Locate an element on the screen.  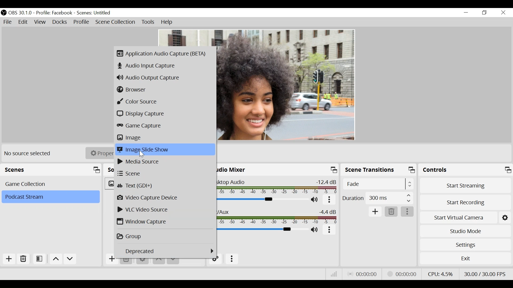
Studio Mode is located at coordinates (465, 230).